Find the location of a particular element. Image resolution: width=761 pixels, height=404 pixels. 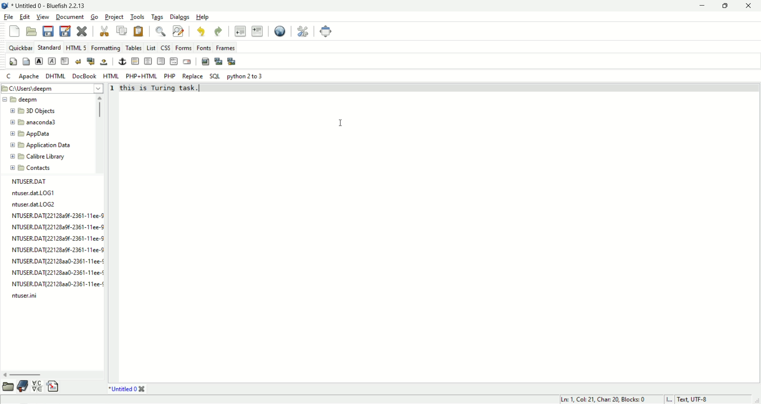

scroll bar is located at coordinates (50, 375).